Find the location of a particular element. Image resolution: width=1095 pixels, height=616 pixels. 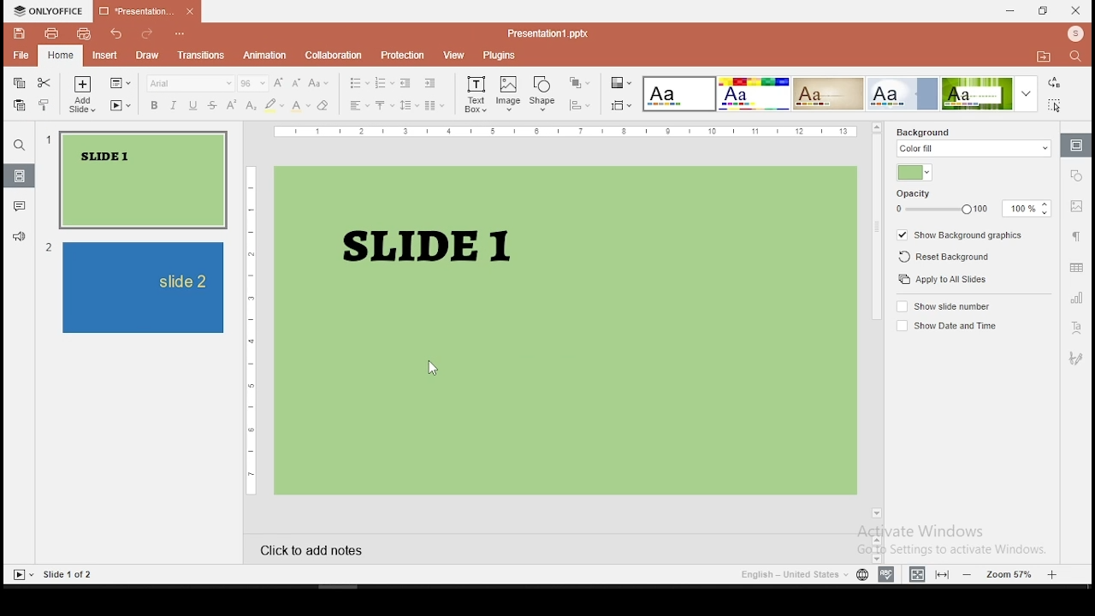

more color theme is located at coordinates (1026, 93).